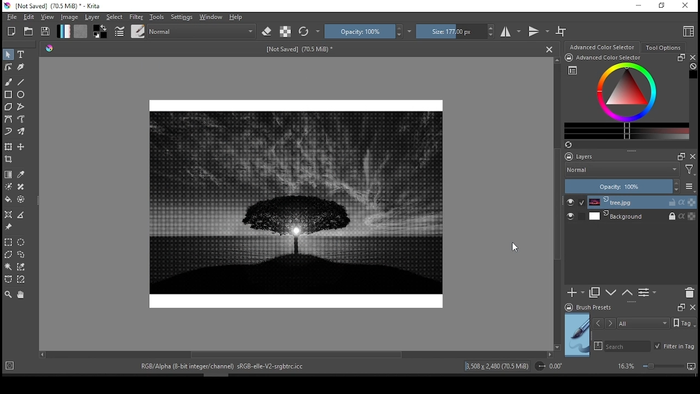 Image resolution: width=700 pixels, height=394 pixels. I want to click on color selection wheel, so click(603, 47).